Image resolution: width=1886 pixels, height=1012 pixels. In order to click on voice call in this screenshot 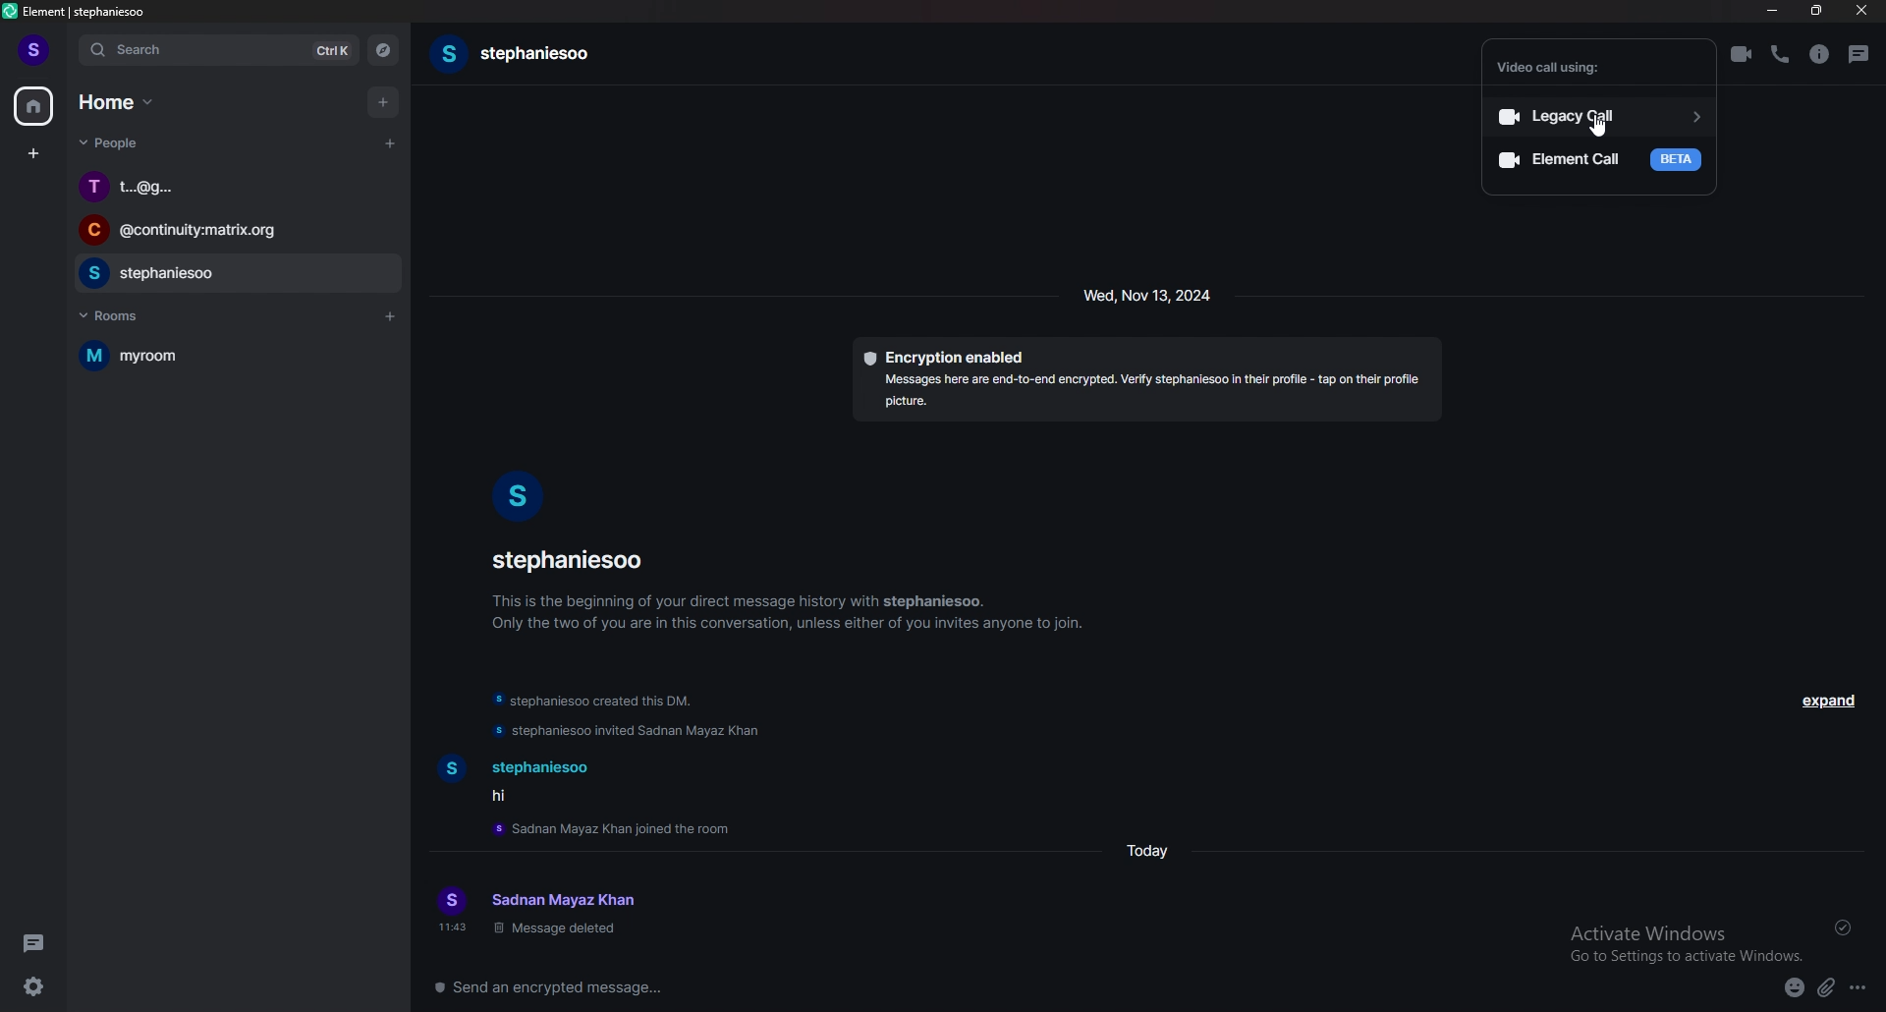, I will do `click(1780, 54)`.